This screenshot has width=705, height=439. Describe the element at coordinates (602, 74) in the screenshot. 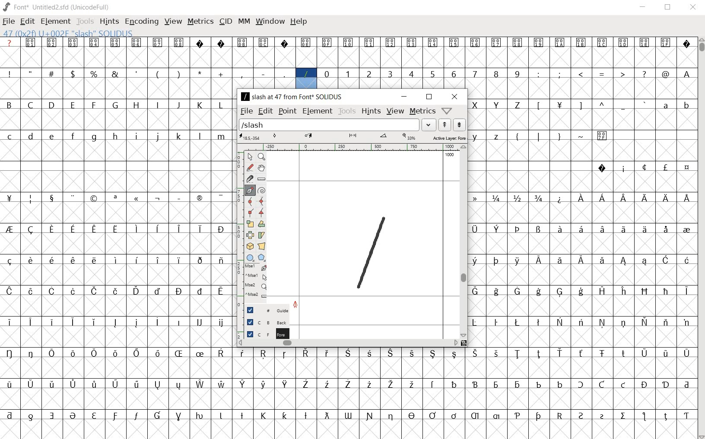

I see `symbols` at that location.